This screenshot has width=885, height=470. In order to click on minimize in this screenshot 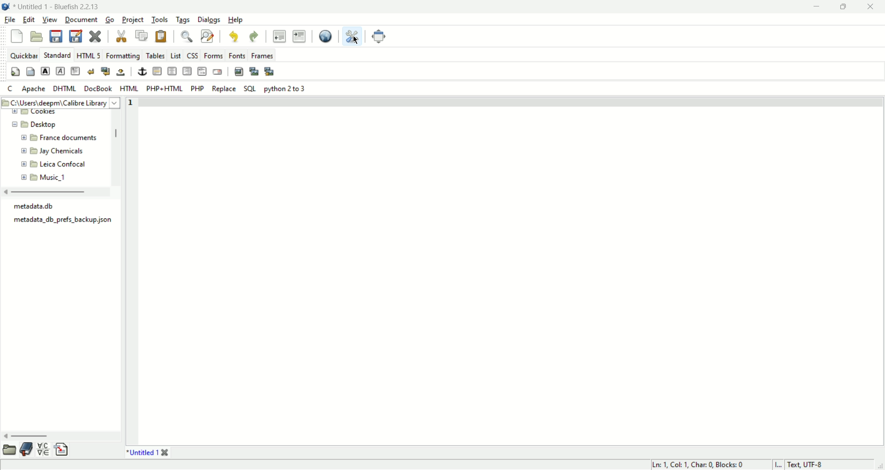, I will do `click(818, 8)`.